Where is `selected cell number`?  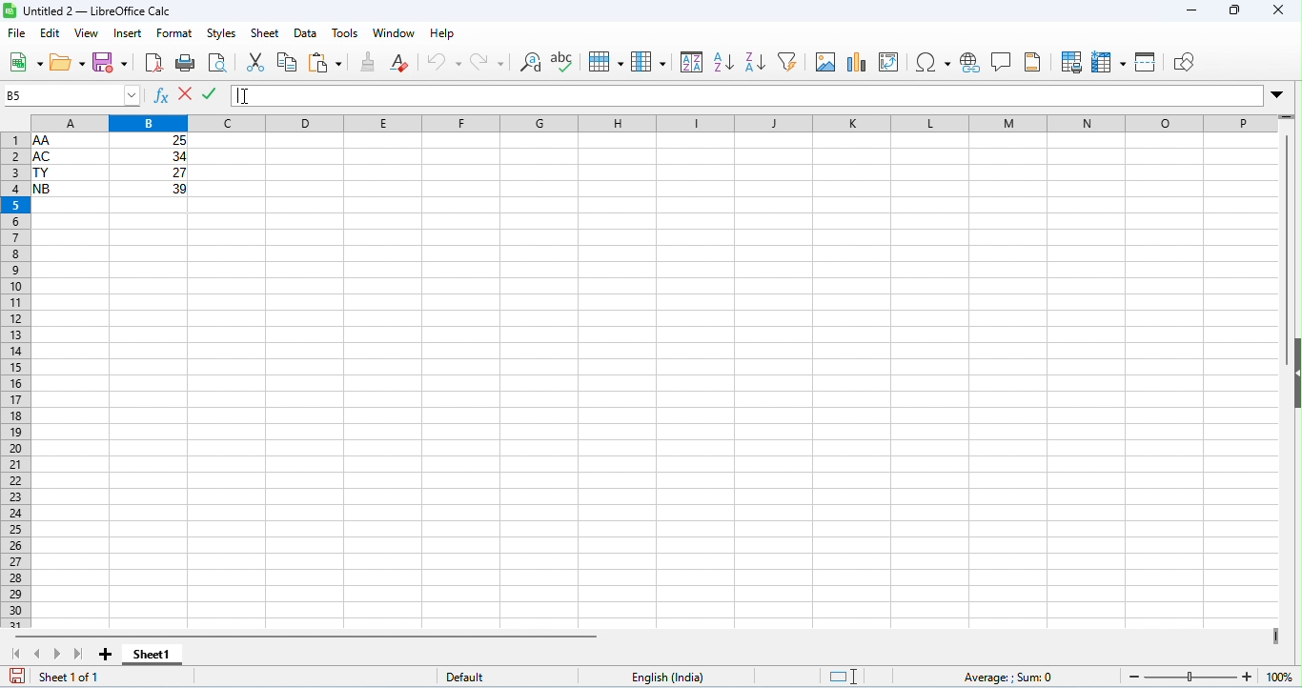
selected cell number is located at coordinates (71, 94).